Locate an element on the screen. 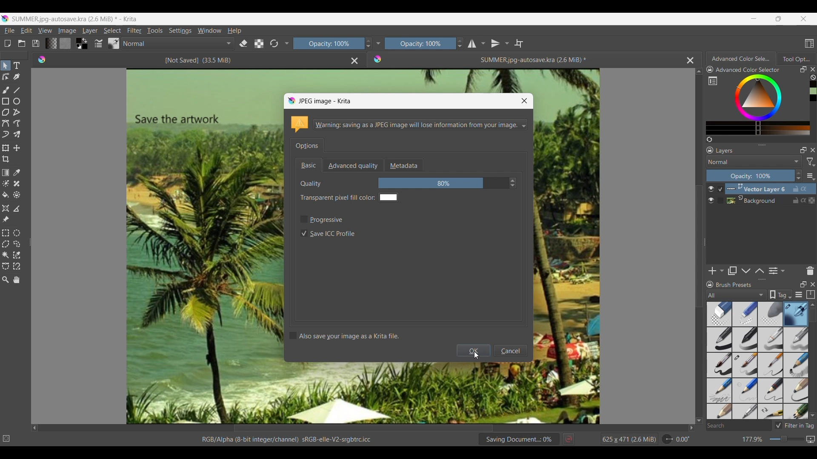 The width and height of the screenshot is (817, 459). Close panel is located at coordinates (813, 284).